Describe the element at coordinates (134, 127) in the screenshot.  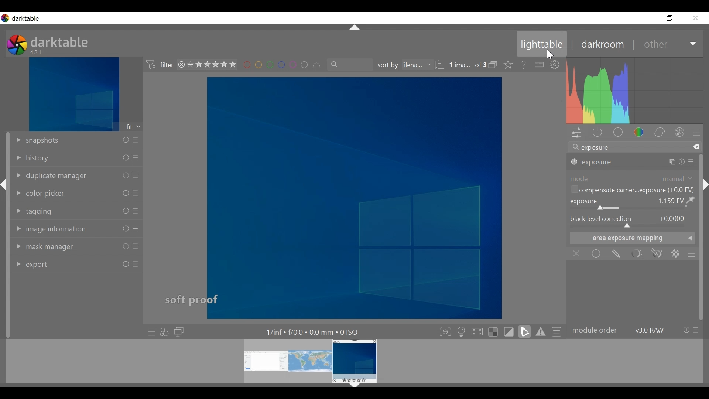
I see `fit` at that location.